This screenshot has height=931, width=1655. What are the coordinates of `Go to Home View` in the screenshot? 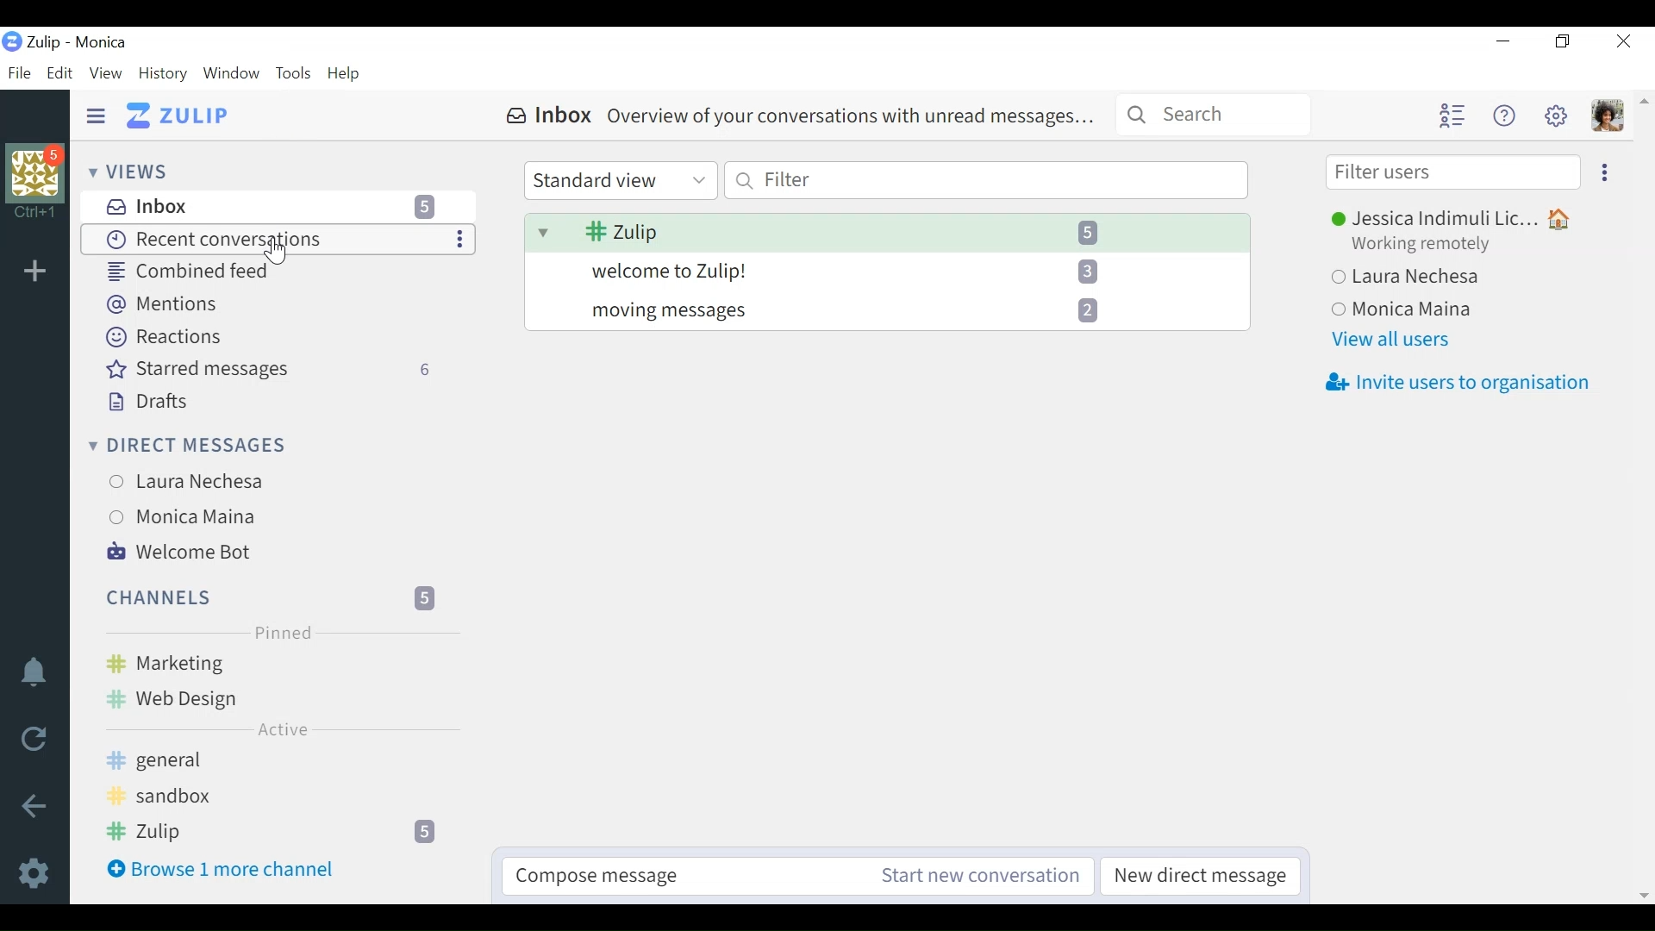 It's located at (182, 115).